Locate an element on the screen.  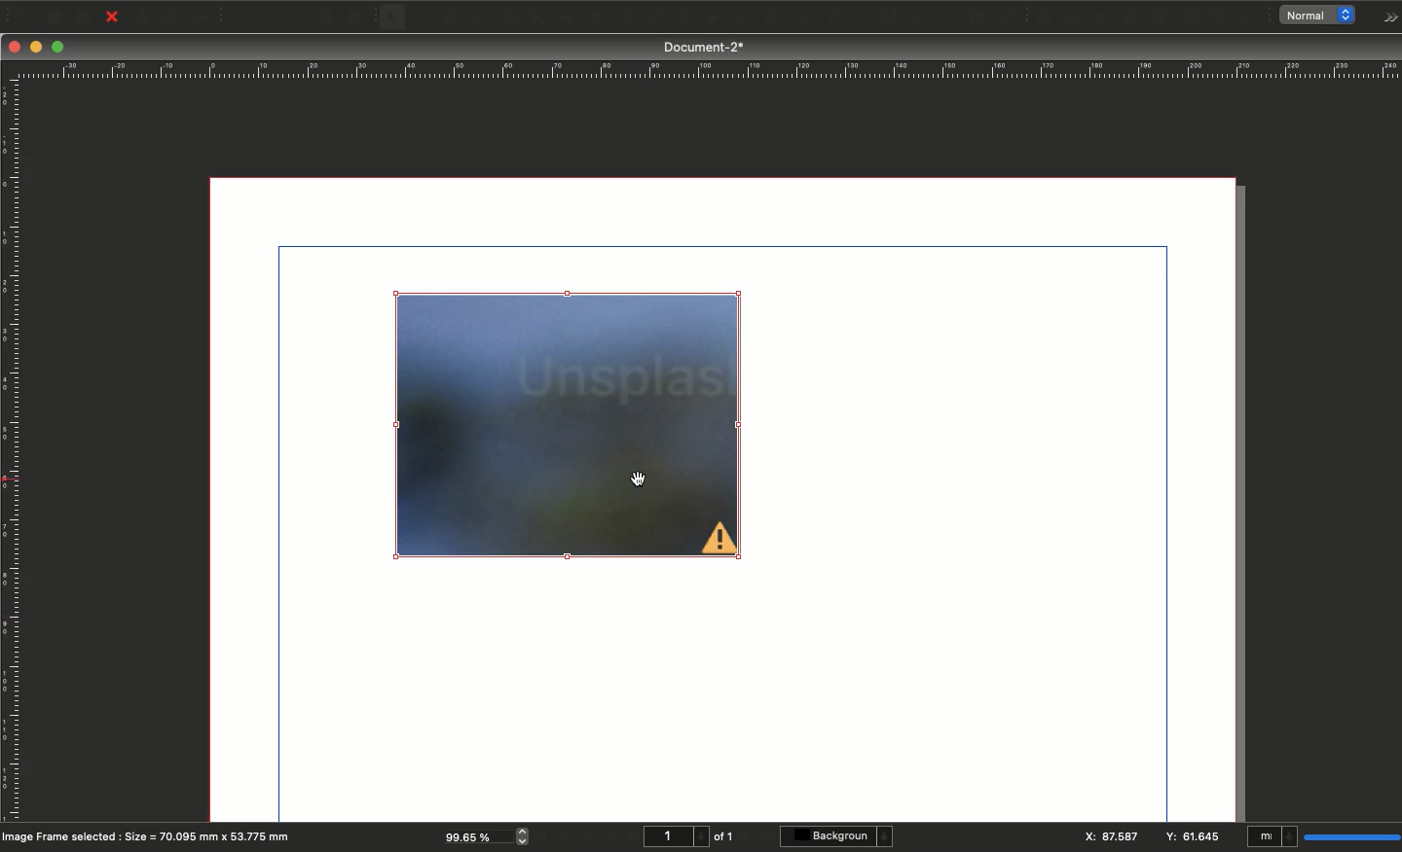
Save is located at coordinates (87, 16).